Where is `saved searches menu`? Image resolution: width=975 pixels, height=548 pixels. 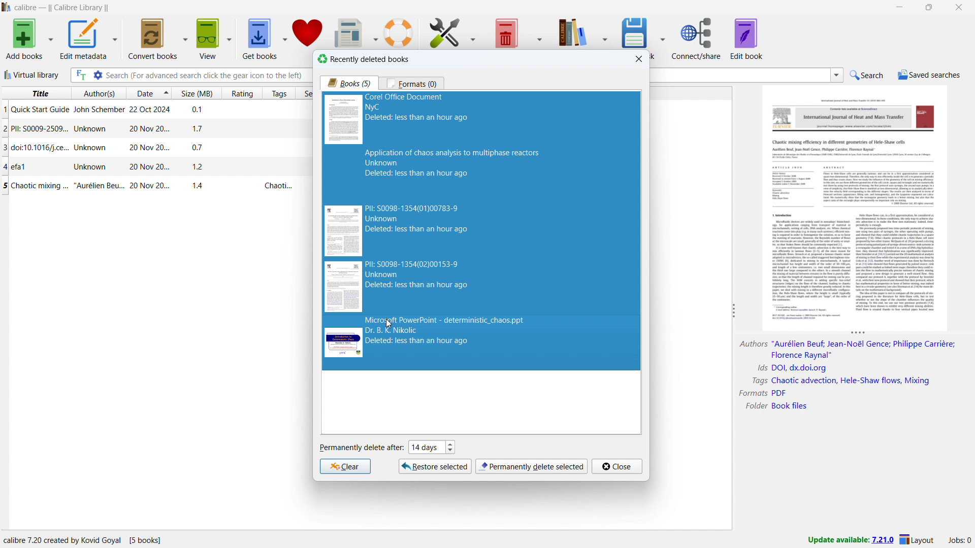
saved searches menu is located at coordinates (929, 75).